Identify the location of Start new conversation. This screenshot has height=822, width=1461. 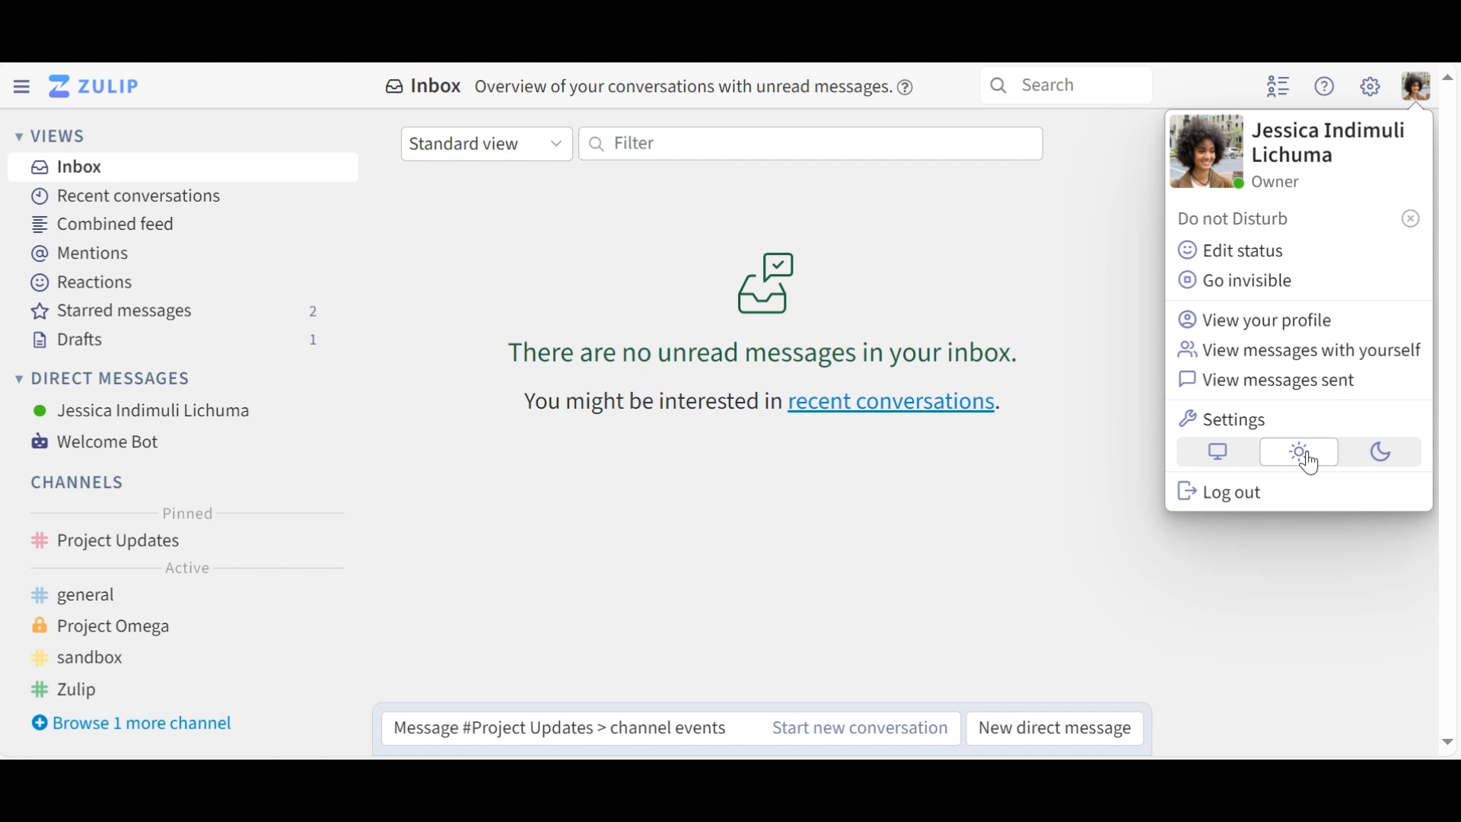
(846, 728).